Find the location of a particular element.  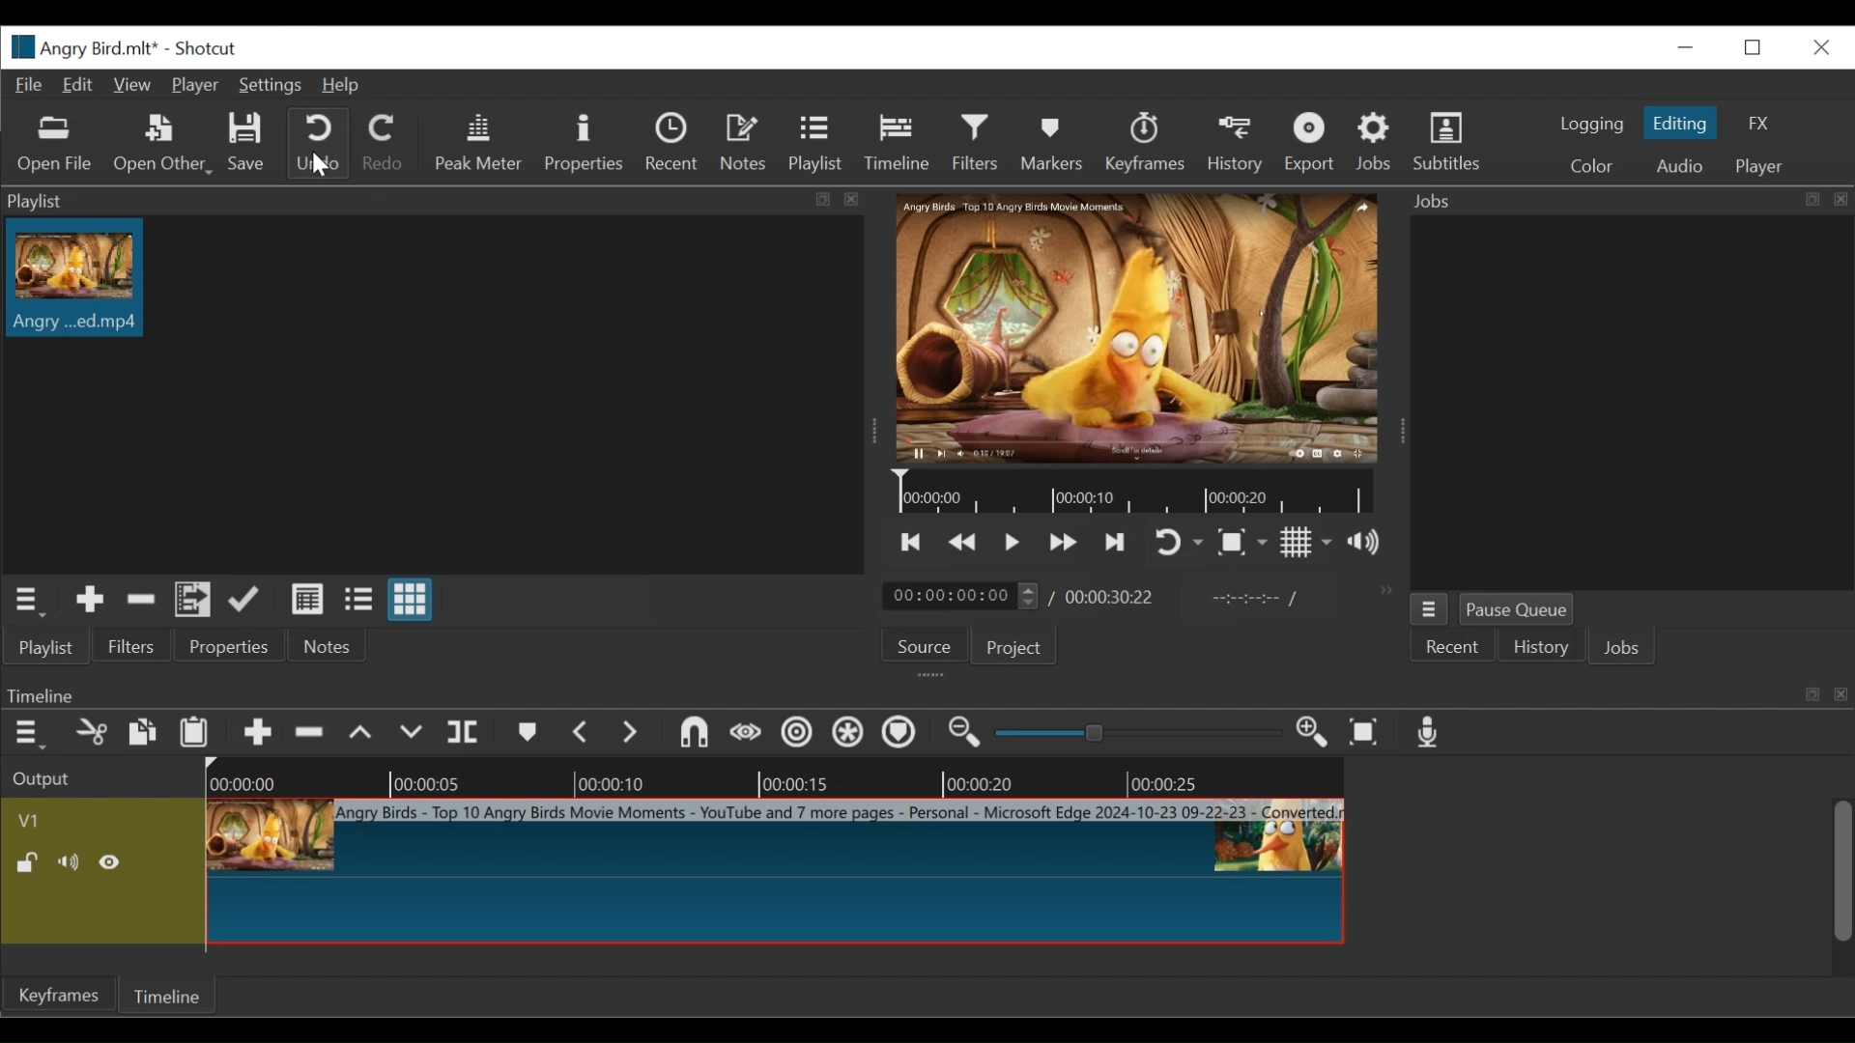

Help is located at coordinates (347, 86).